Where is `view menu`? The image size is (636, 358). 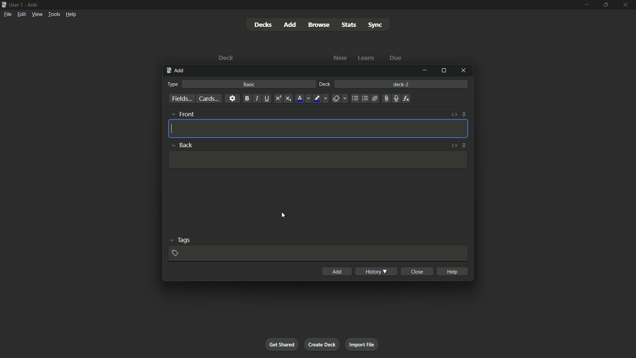
view menu is located at coordinates (37, 14).